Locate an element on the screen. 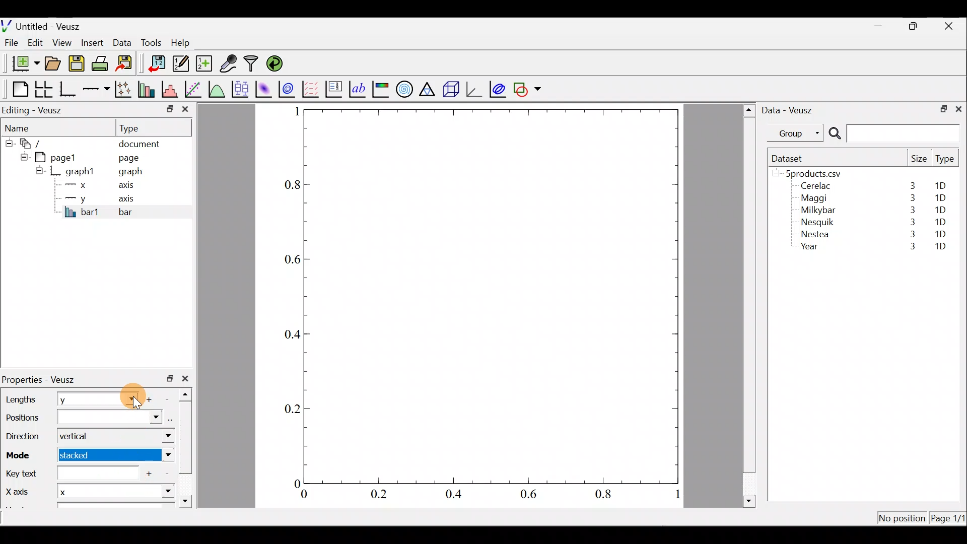 The height and width of the screenshot is (544, 967). close is located at coordinates (187, 378).